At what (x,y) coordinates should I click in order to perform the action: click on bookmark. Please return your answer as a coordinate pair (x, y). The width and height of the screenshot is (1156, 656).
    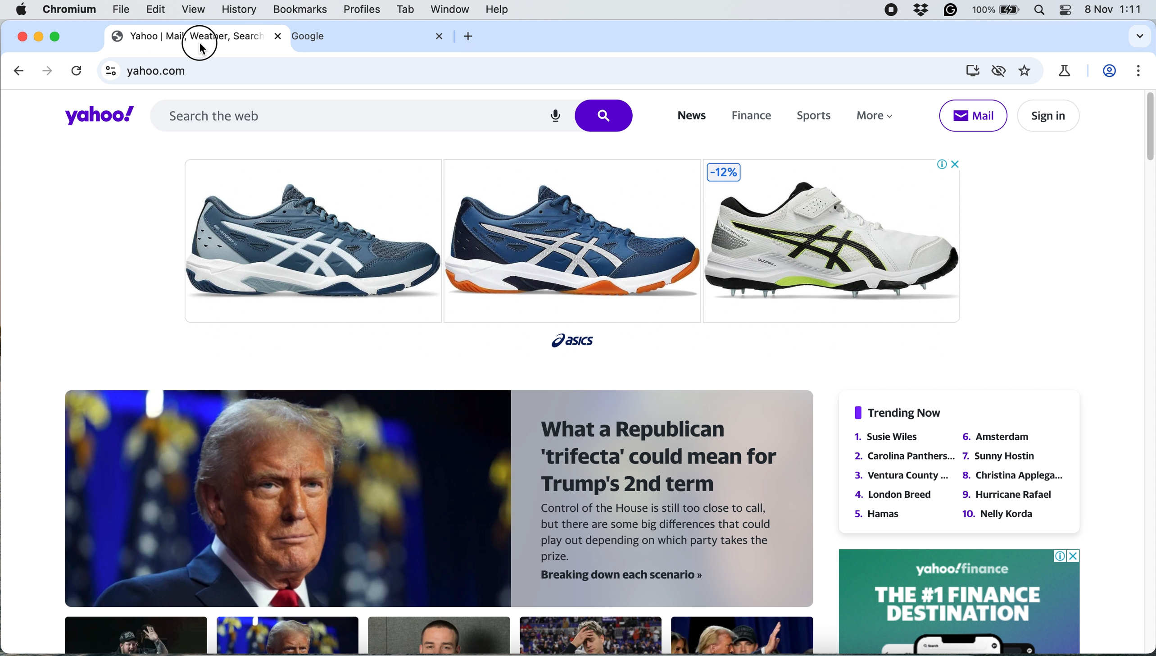
    Looking at the image, I should click on (1026, 71).